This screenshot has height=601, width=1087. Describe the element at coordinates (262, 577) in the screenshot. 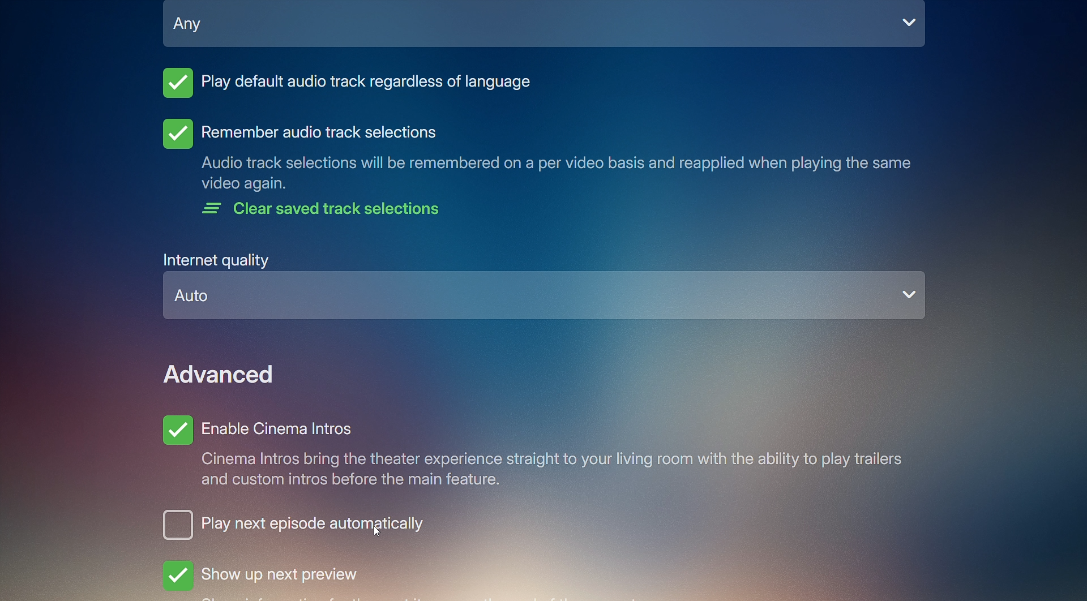

I see `Show up next preview` at that location.